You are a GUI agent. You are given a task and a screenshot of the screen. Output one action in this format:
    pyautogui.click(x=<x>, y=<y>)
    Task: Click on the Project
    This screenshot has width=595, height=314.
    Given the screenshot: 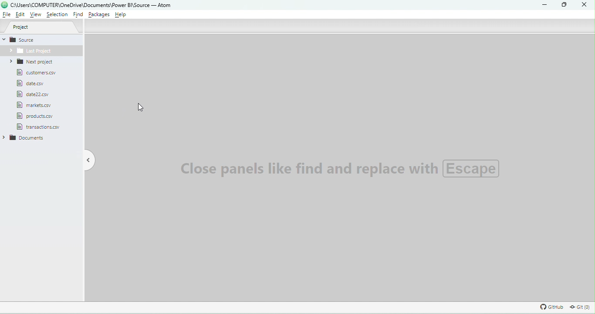 What is the action you would take?
    pyautogui.click(x=42, y=27)
    